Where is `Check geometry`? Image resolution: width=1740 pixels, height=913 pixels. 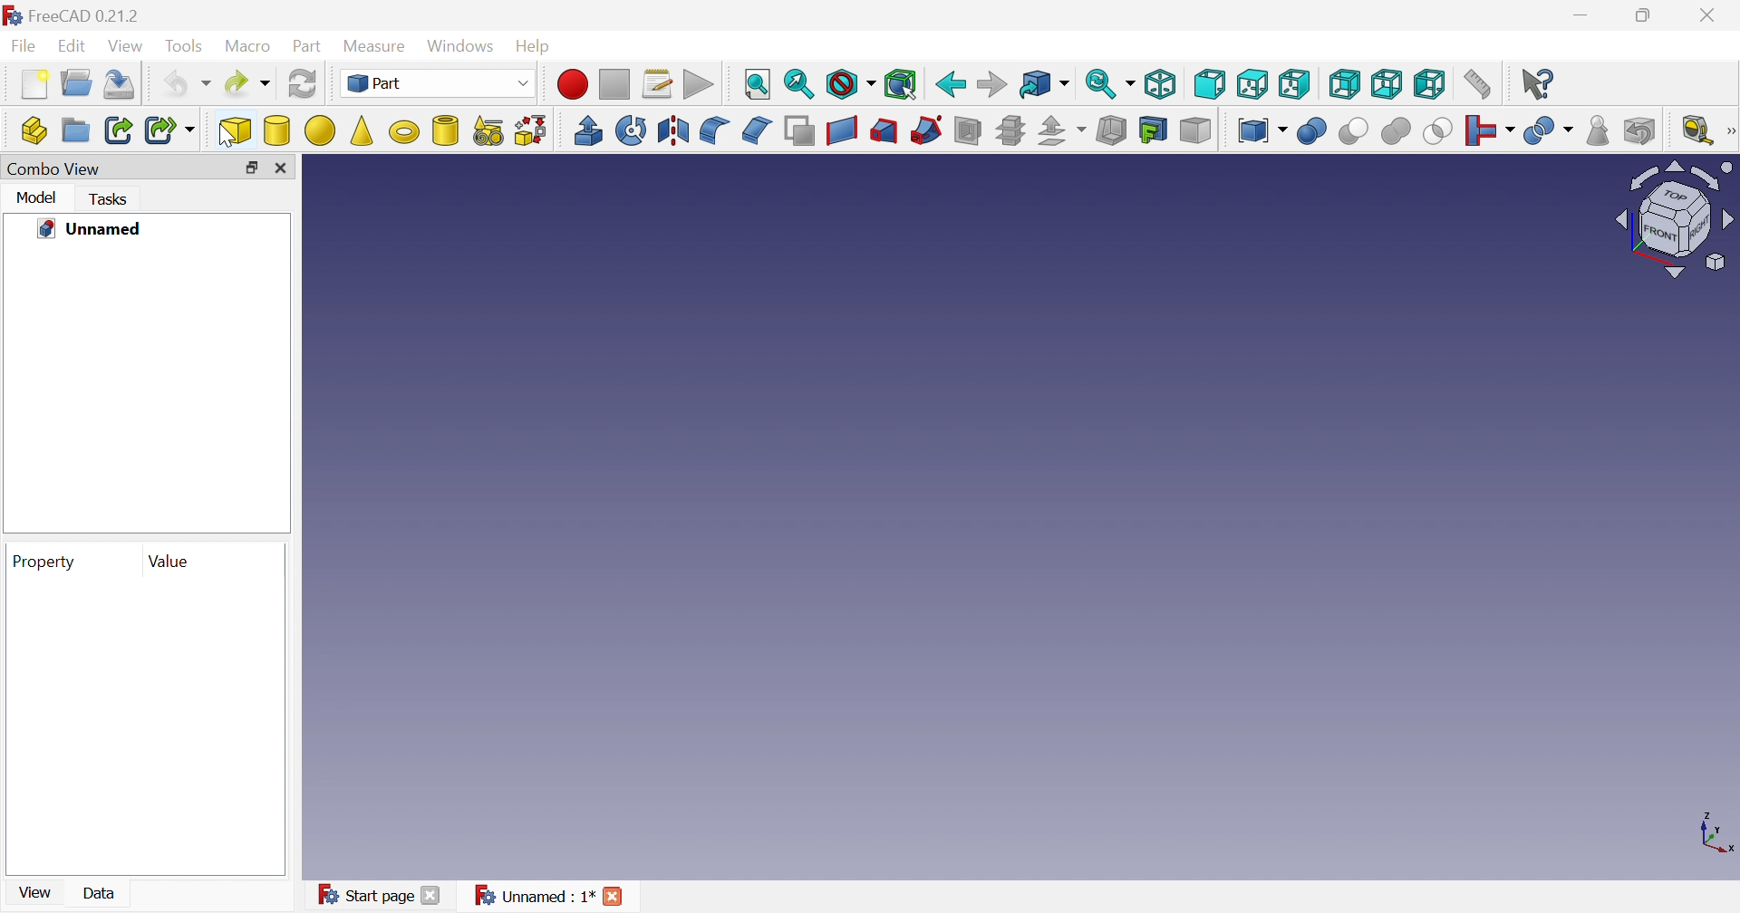
Check geometry is located at coordinates (1599, 131).